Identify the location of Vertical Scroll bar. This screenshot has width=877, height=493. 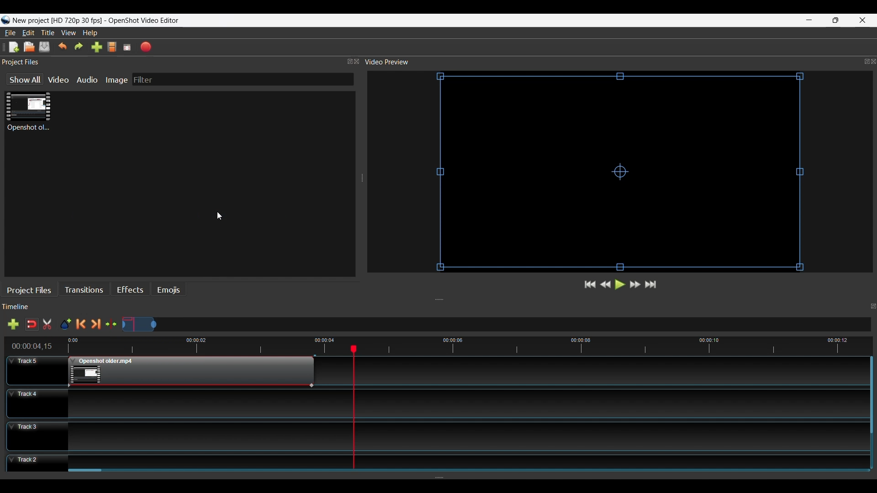
(86, 472).